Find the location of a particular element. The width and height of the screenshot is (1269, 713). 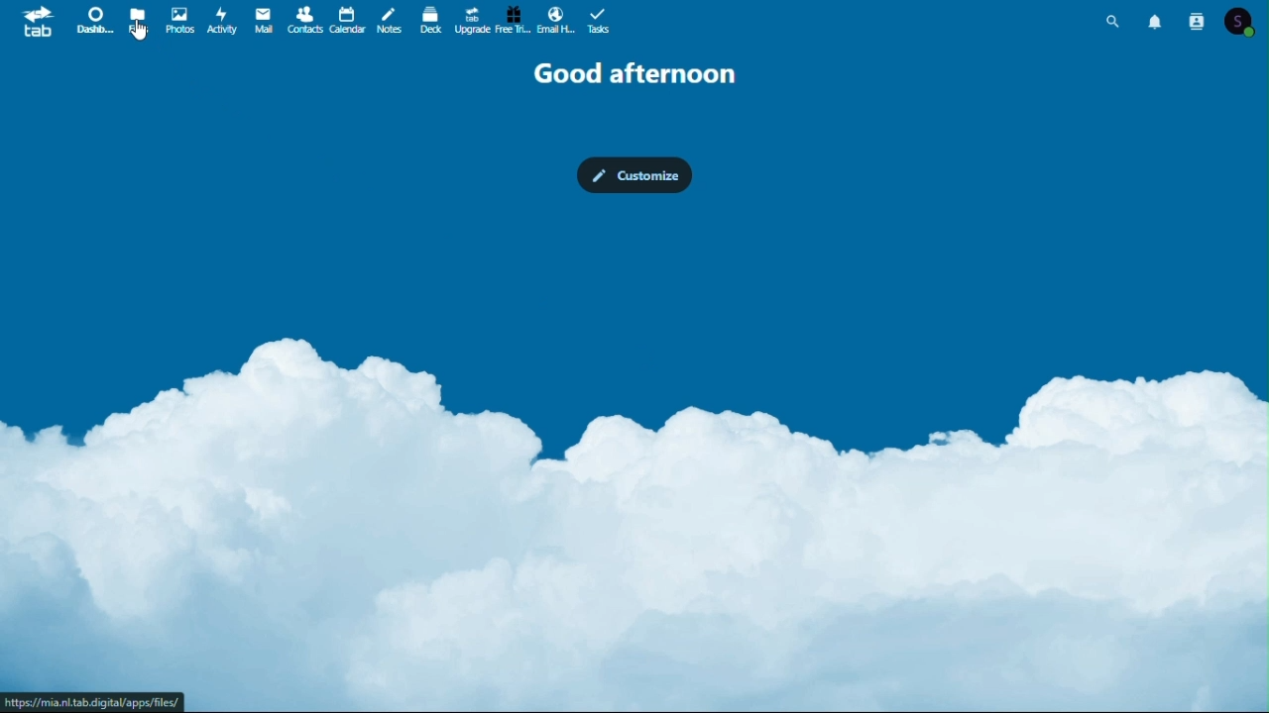

Contacts is located at coordinates (1195, 20).